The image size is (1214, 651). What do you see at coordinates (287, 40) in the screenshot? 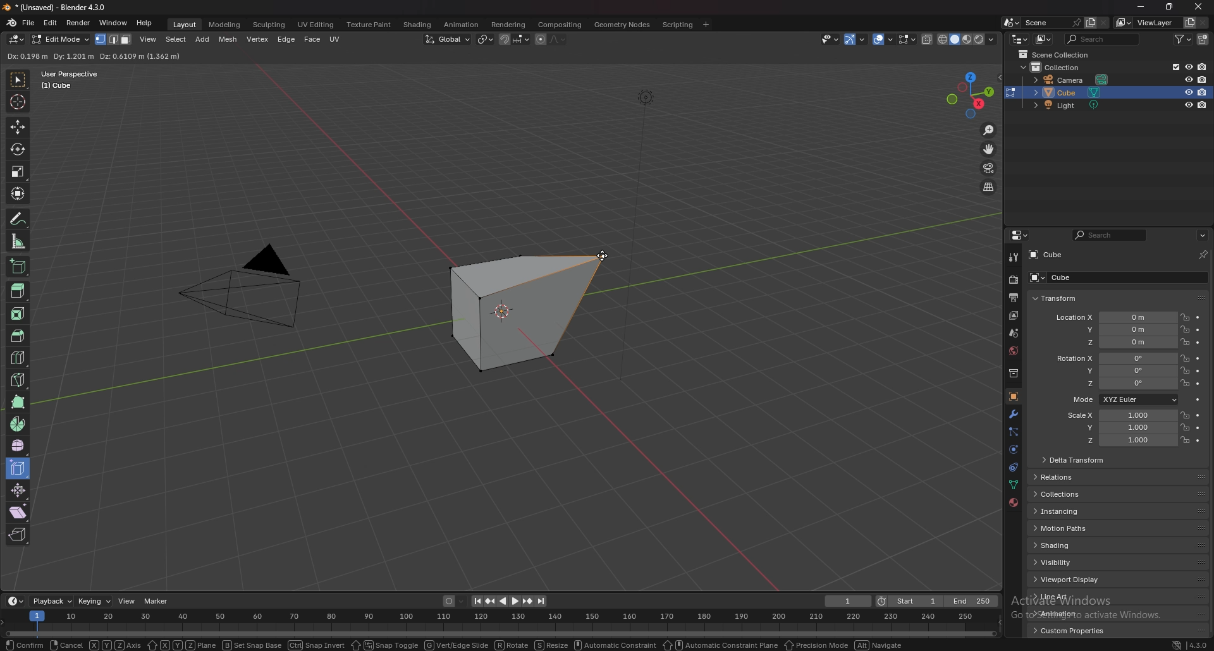
I see `edge` at bounding box center [287, 40].